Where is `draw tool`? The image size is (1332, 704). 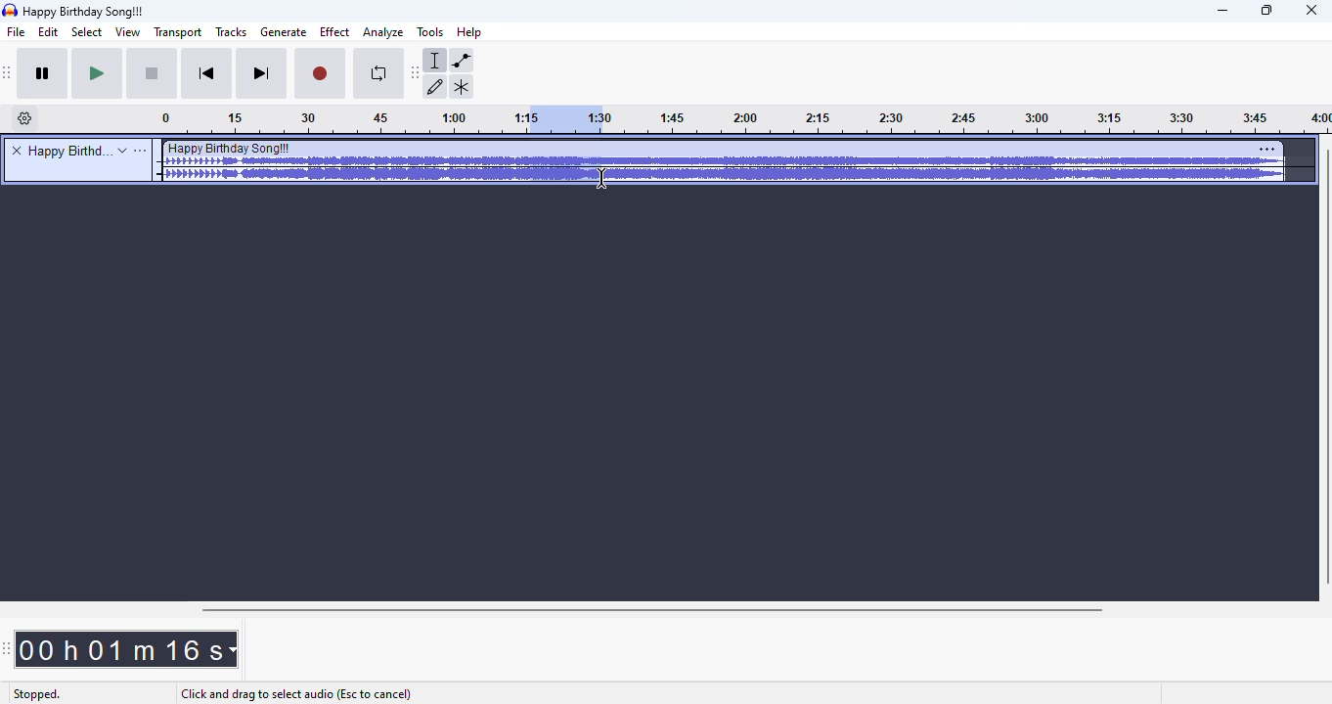
draw tool is located at coordinates (436, 87).